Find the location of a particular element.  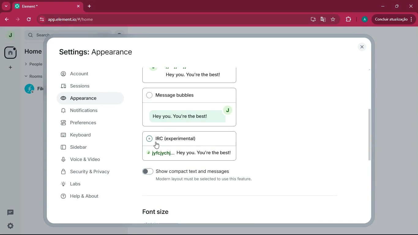

account is located at coordinates (88, 74).